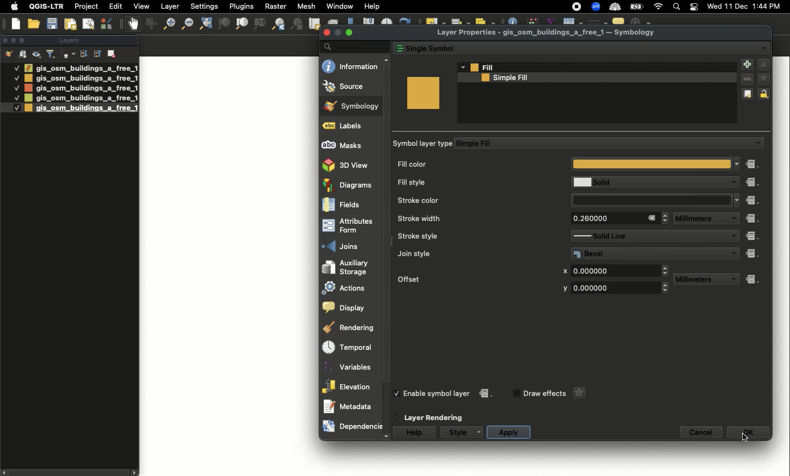 This screenshot has width=790, height=476. Describe the element at coordinates (604, 218) in the screenshot. I see `0.260000` at that location.